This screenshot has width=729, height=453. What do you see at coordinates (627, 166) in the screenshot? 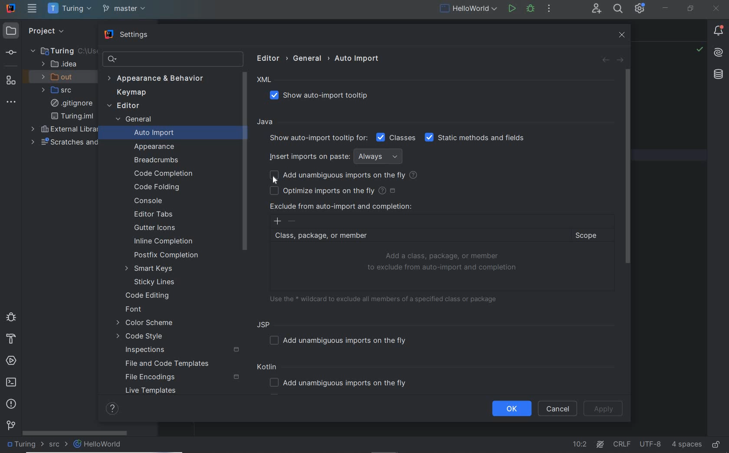
I see `SCROLLBAR` at bounding box center [627, 166].